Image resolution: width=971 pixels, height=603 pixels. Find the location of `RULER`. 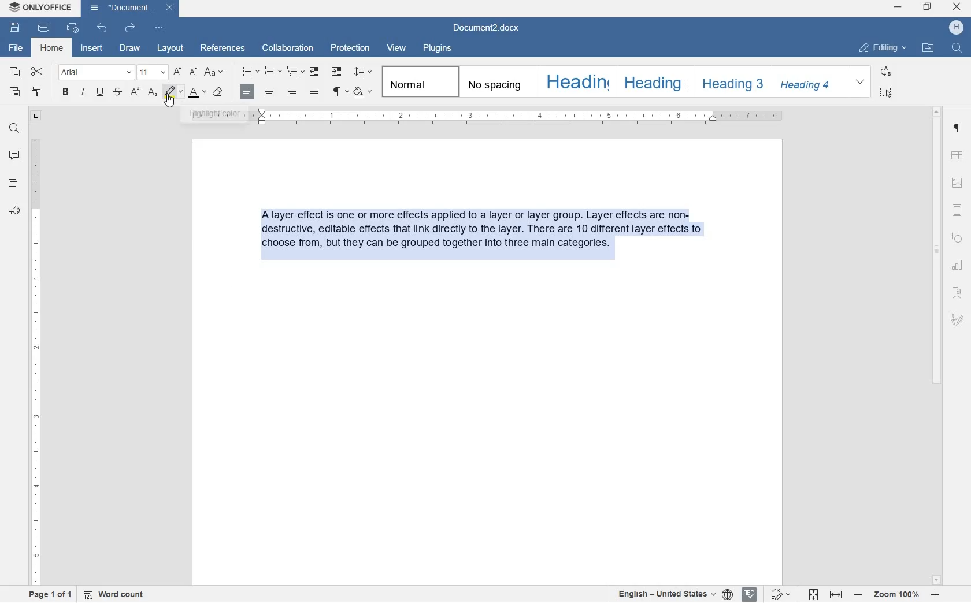

RULER is located at coordinates (34, 360).